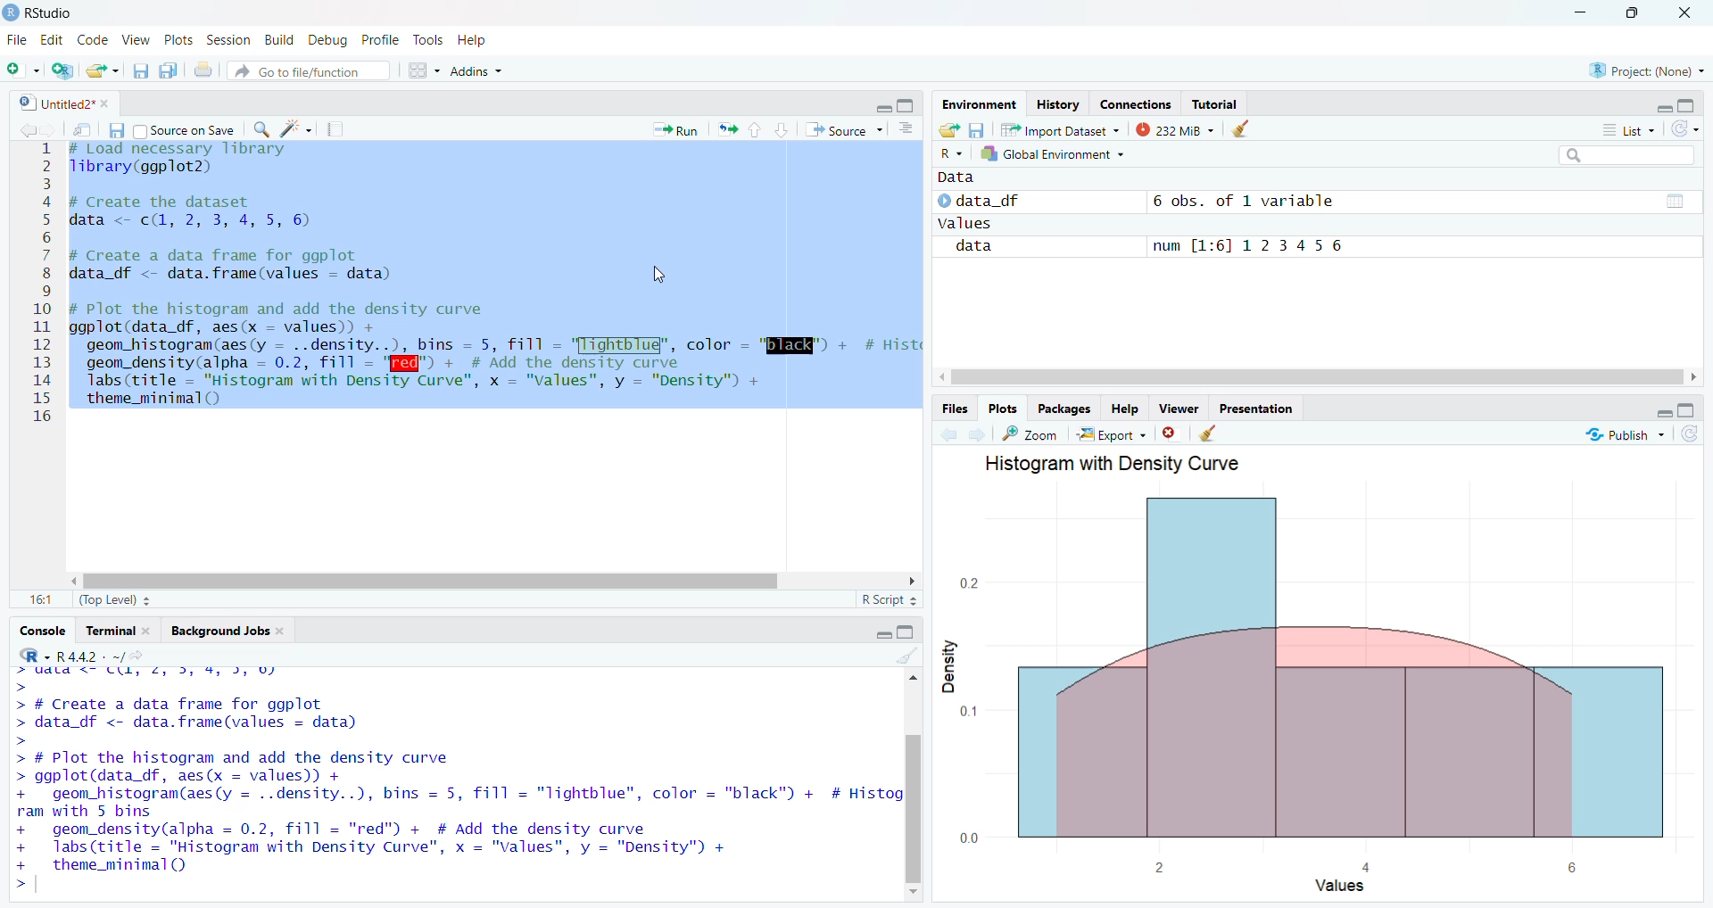  What do you see at coordinates (20, 794) in the screenshot?
I see `+` at bounding box center [20, 794].